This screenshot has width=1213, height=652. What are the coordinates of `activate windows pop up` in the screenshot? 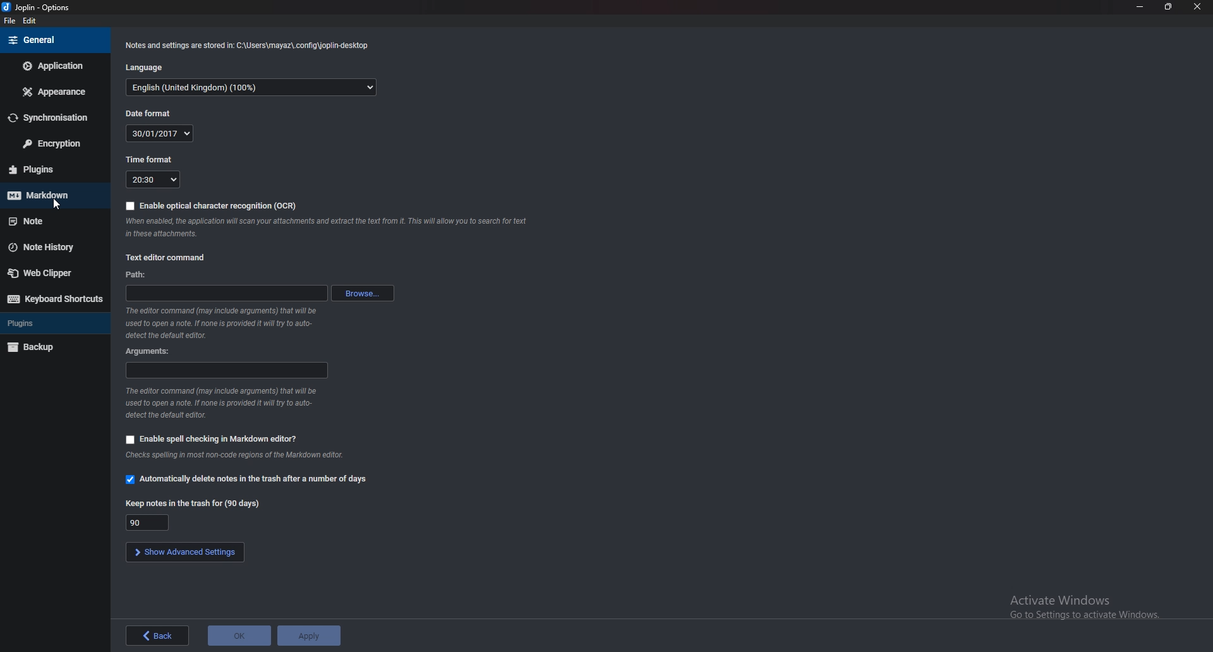 It's located at (1086, 610).